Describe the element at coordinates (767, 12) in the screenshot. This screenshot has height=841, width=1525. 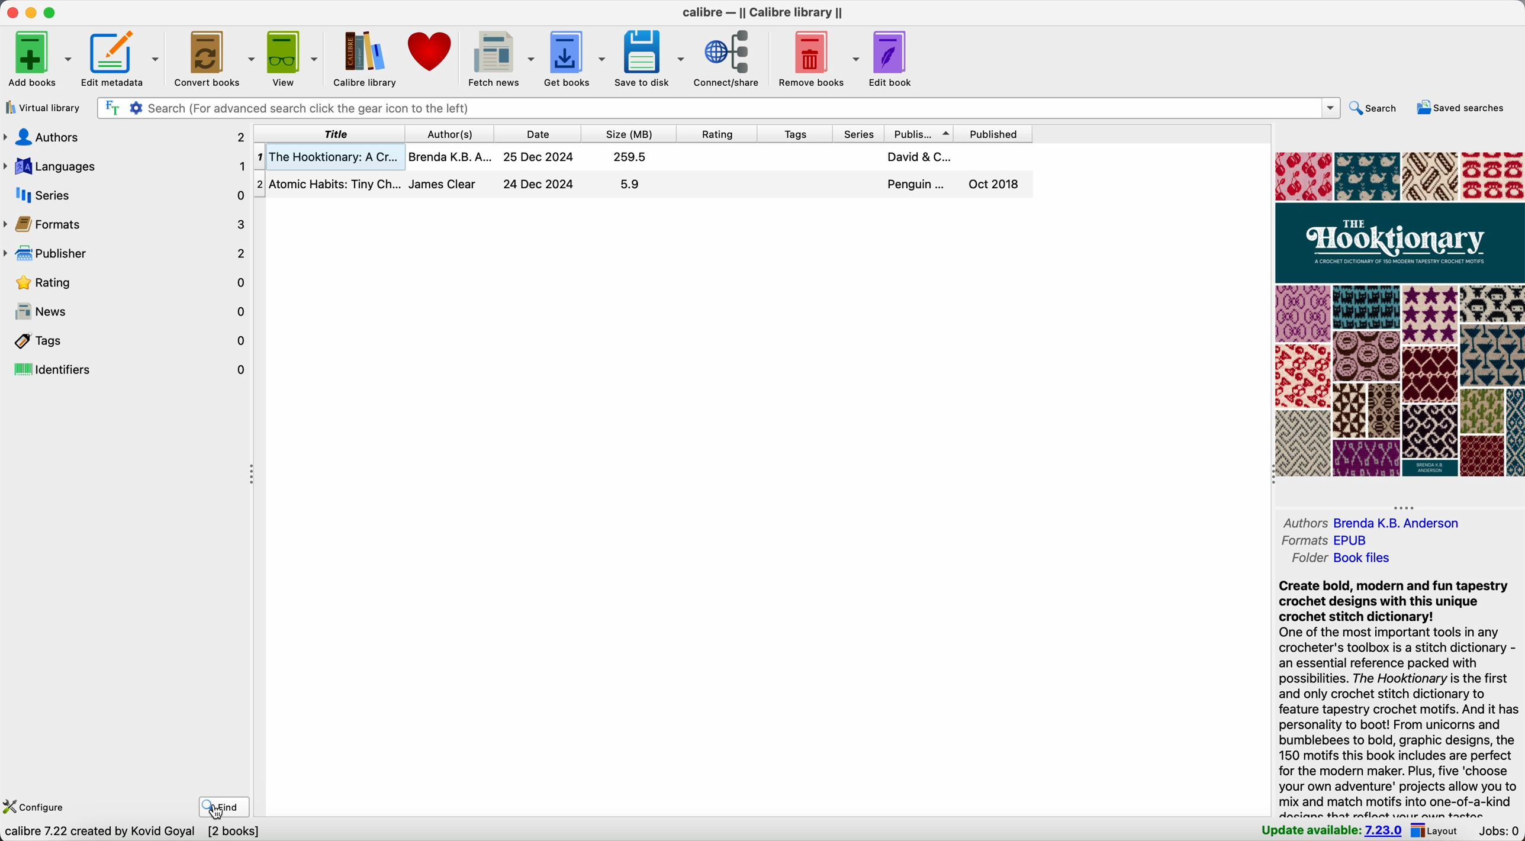
I see `Calibre` at that location.